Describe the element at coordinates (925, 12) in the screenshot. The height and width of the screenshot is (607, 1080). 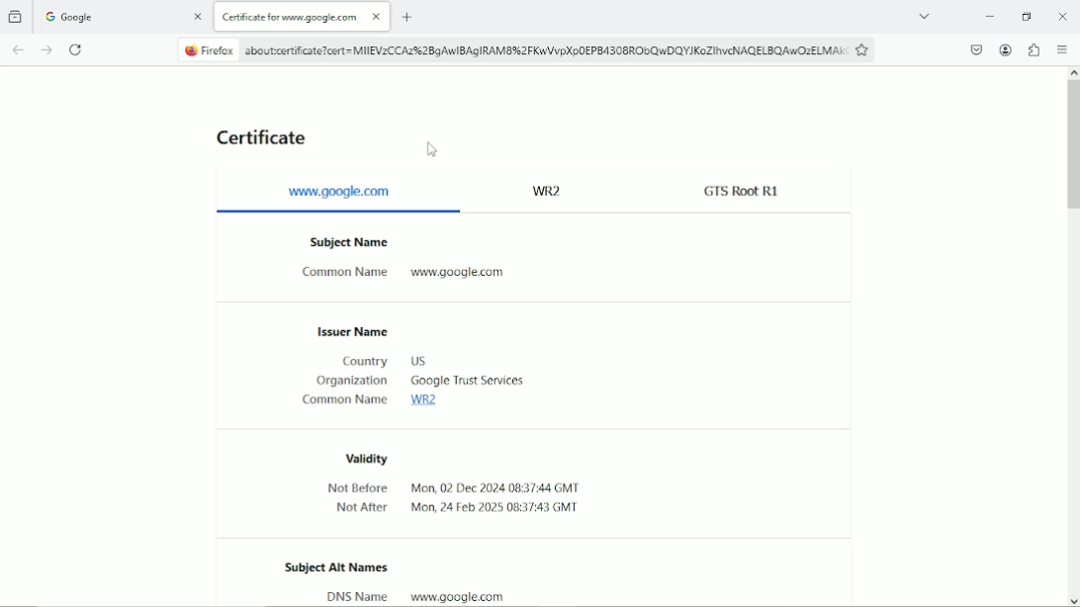
I see `List all tabs` at that location.